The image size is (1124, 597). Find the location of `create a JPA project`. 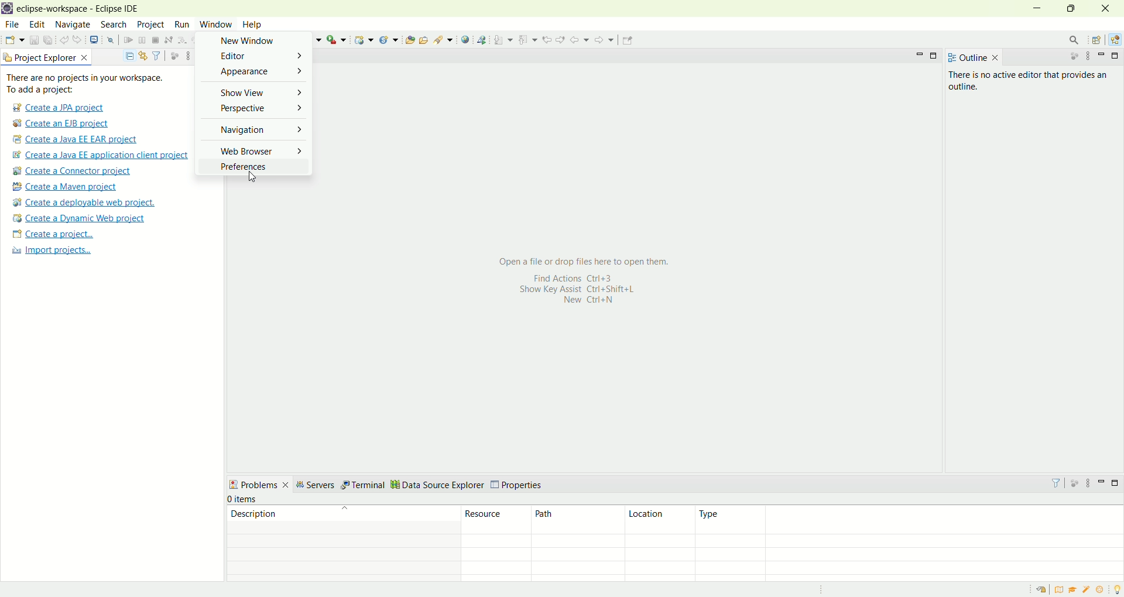

create a JPA project is located at coordinates (57, 108).